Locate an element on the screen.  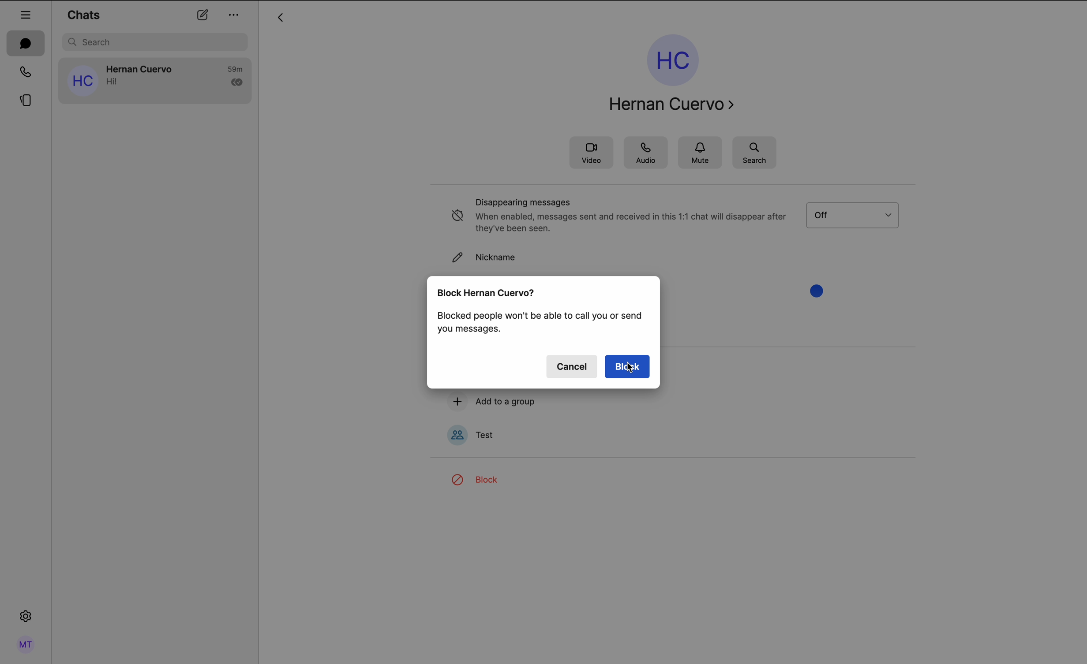
stories is located at coordinates (27, 101).